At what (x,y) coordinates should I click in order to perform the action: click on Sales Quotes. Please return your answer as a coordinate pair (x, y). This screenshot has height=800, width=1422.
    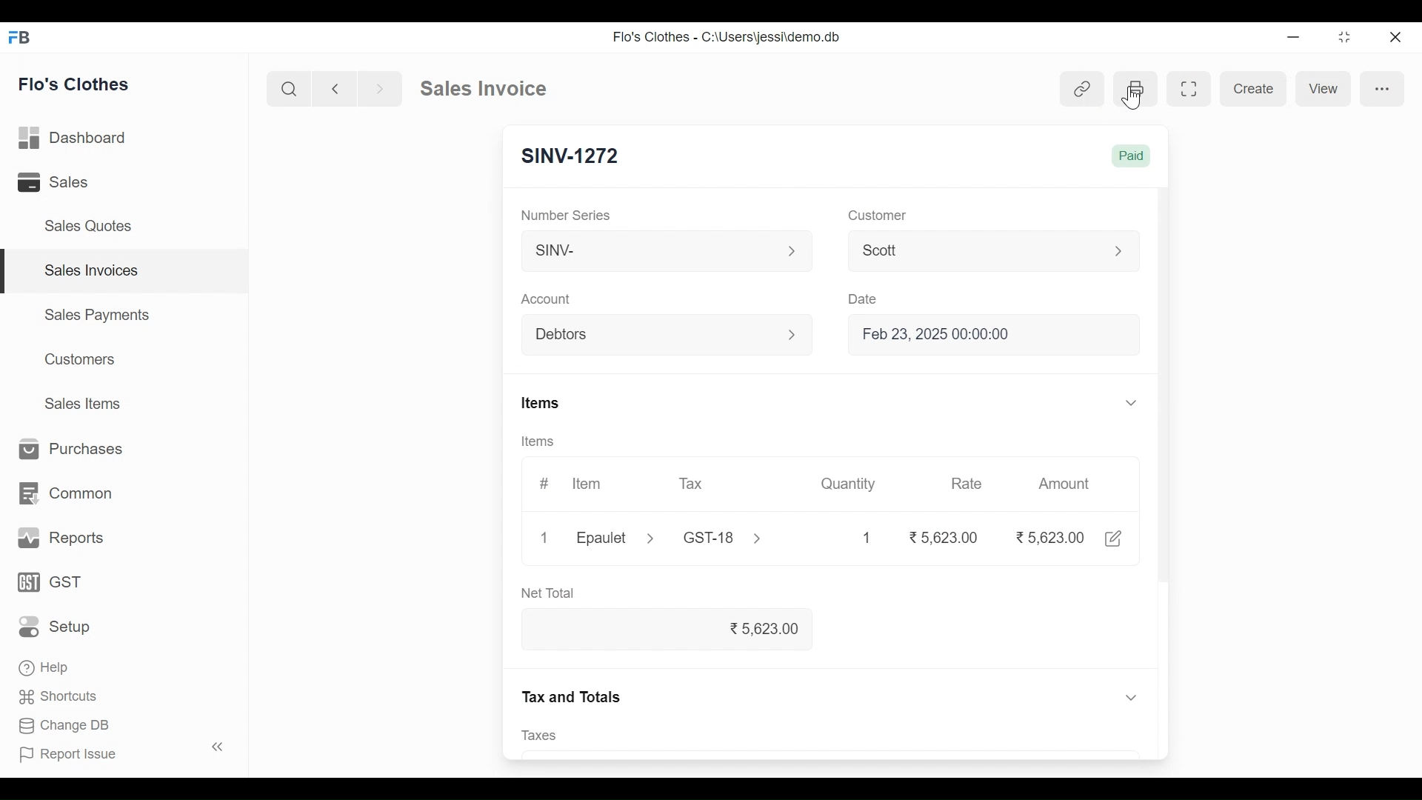
    Looking at the image, I should click on (93, 225).